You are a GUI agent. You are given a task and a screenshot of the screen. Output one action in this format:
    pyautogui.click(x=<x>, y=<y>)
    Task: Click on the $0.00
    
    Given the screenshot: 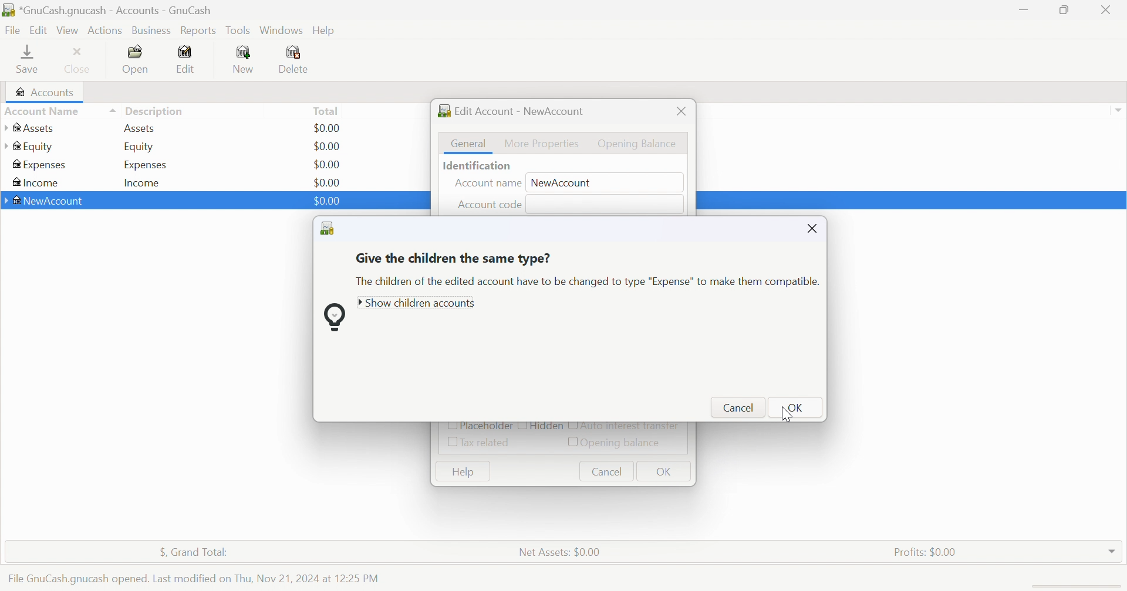 What is the action you would take?
    pyautogui.click(x=326, y=147)
    